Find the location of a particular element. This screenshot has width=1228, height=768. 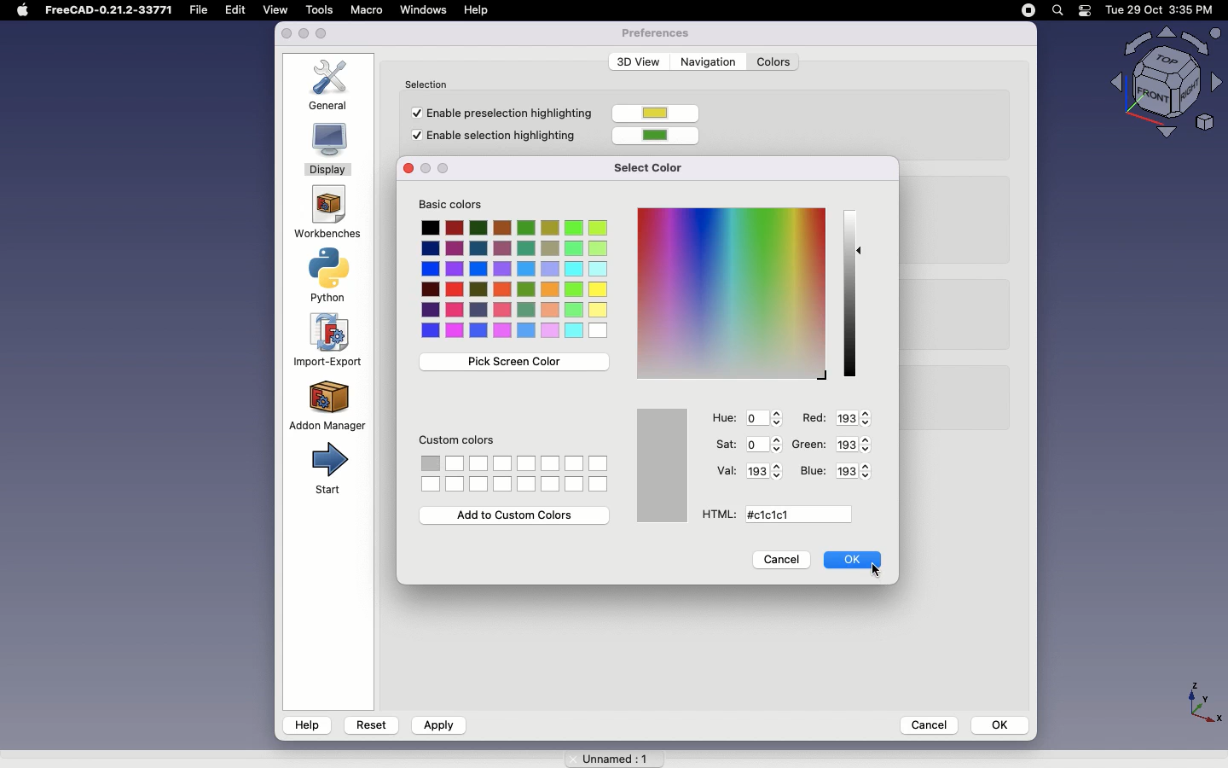

Color selection is located at coordinates (729, 293).